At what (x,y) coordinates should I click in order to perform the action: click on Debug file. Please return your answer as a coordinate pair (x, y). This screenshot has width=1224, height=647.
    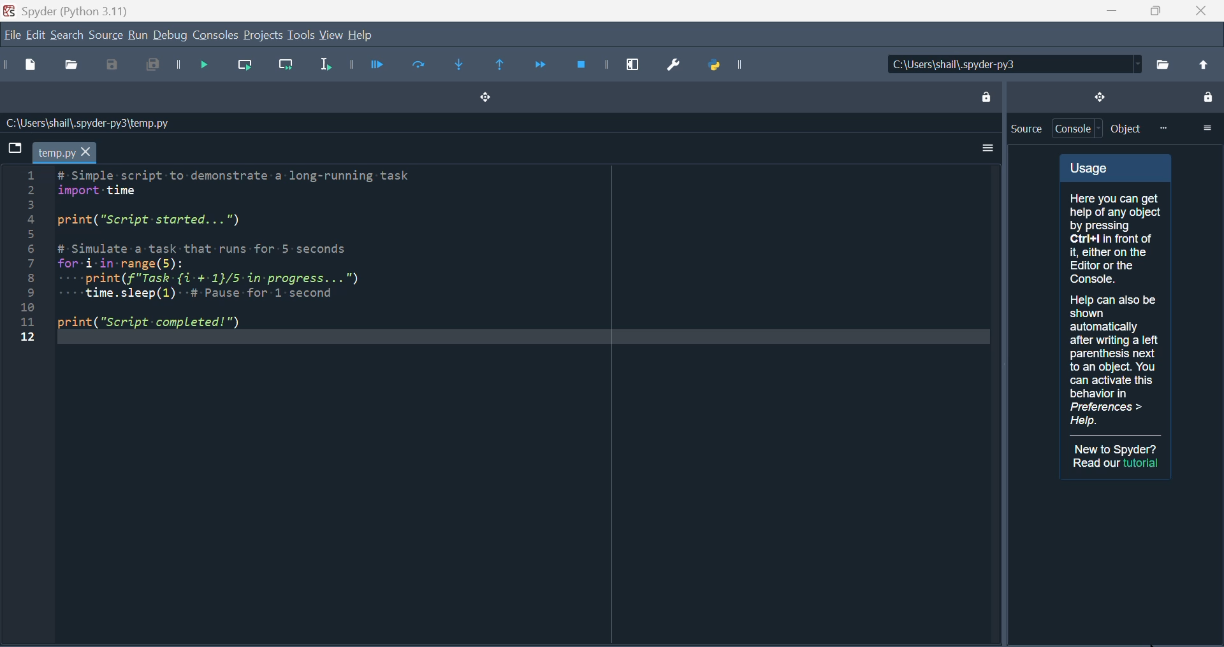
    Looking at the image, I should click on (198, 66).